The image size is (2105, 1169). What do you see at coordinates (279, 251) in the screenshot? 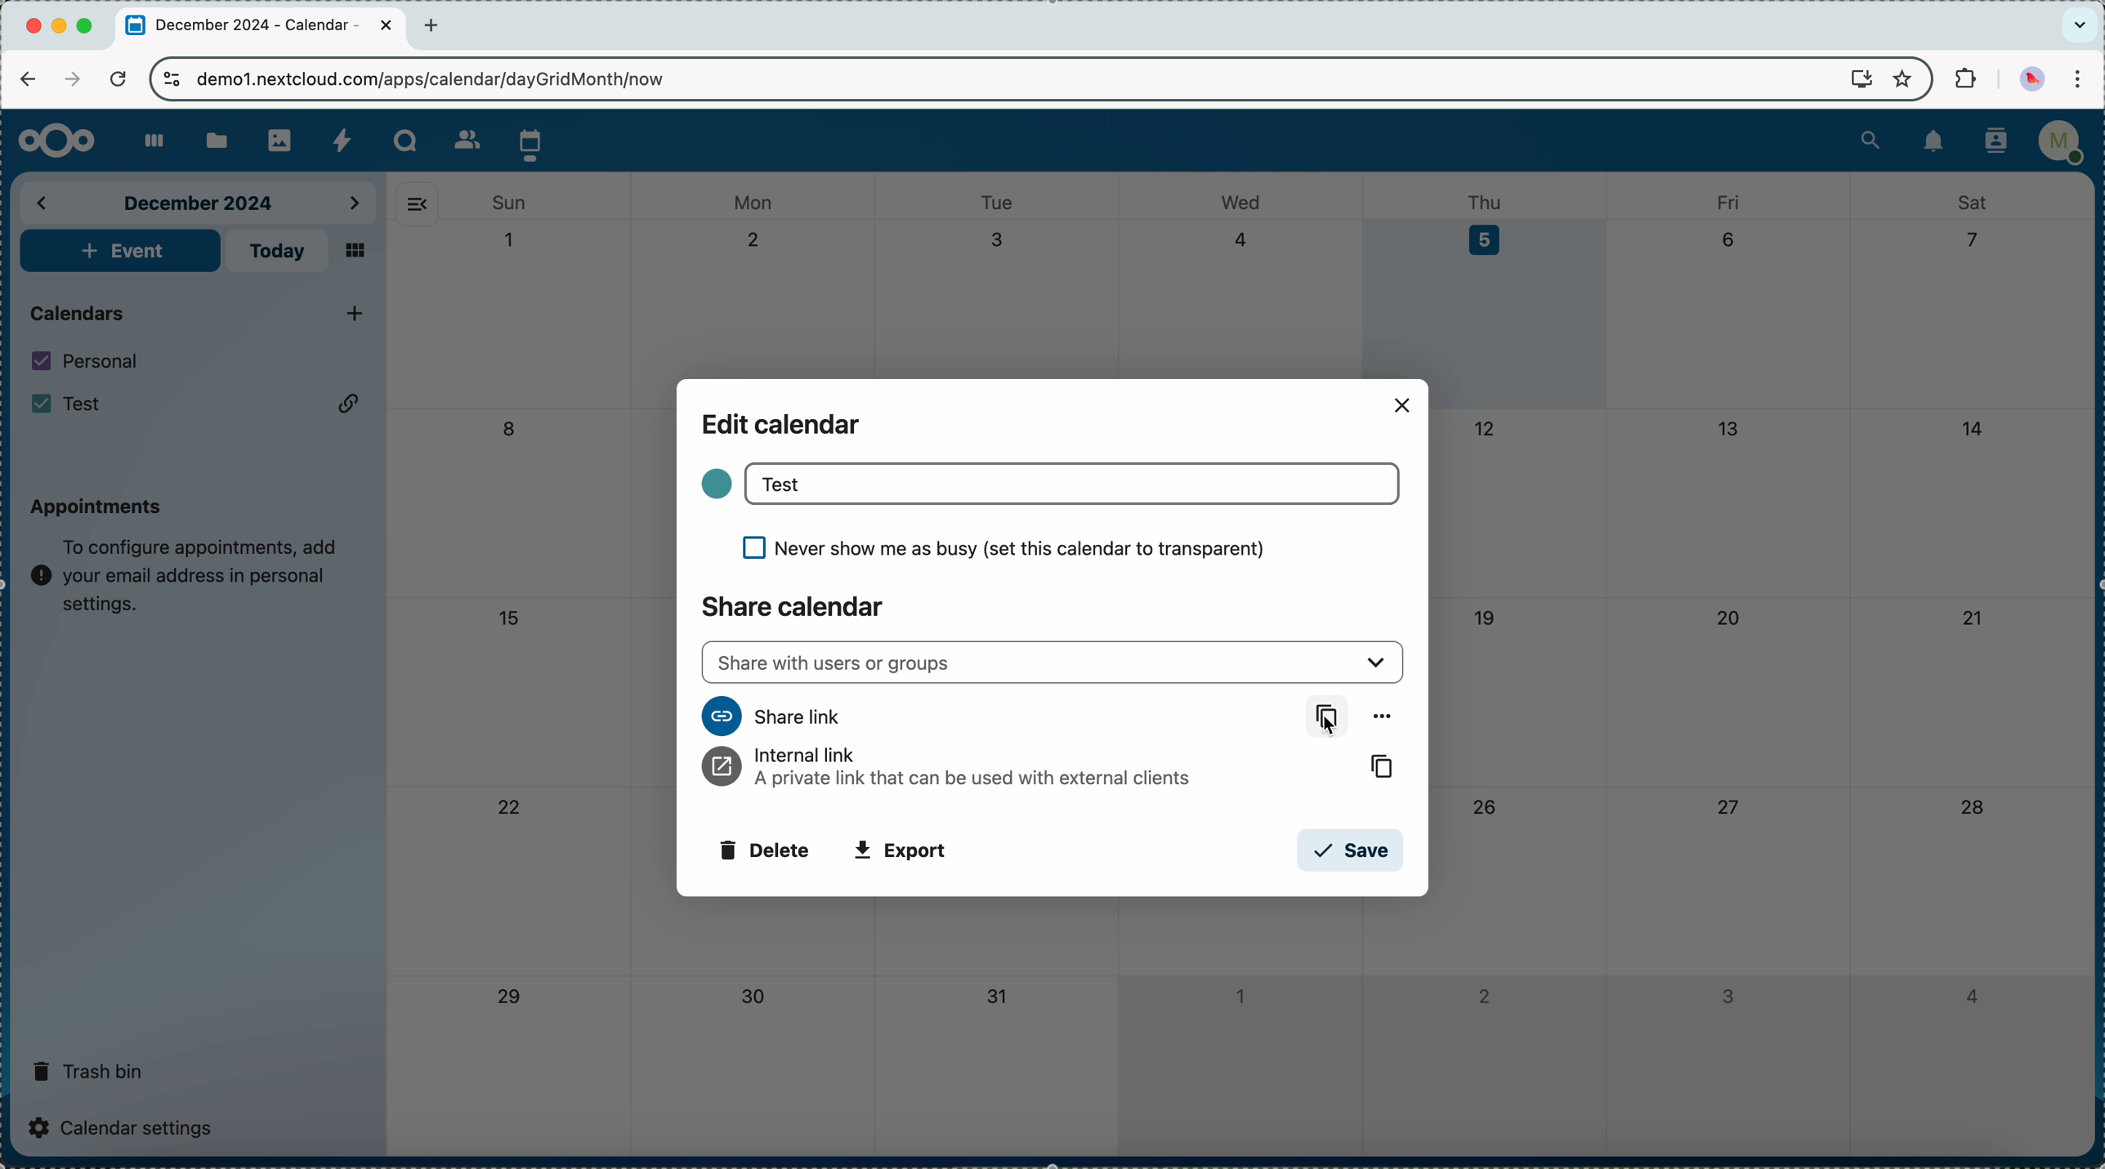
I see `today` at bounding box center [279, 251].